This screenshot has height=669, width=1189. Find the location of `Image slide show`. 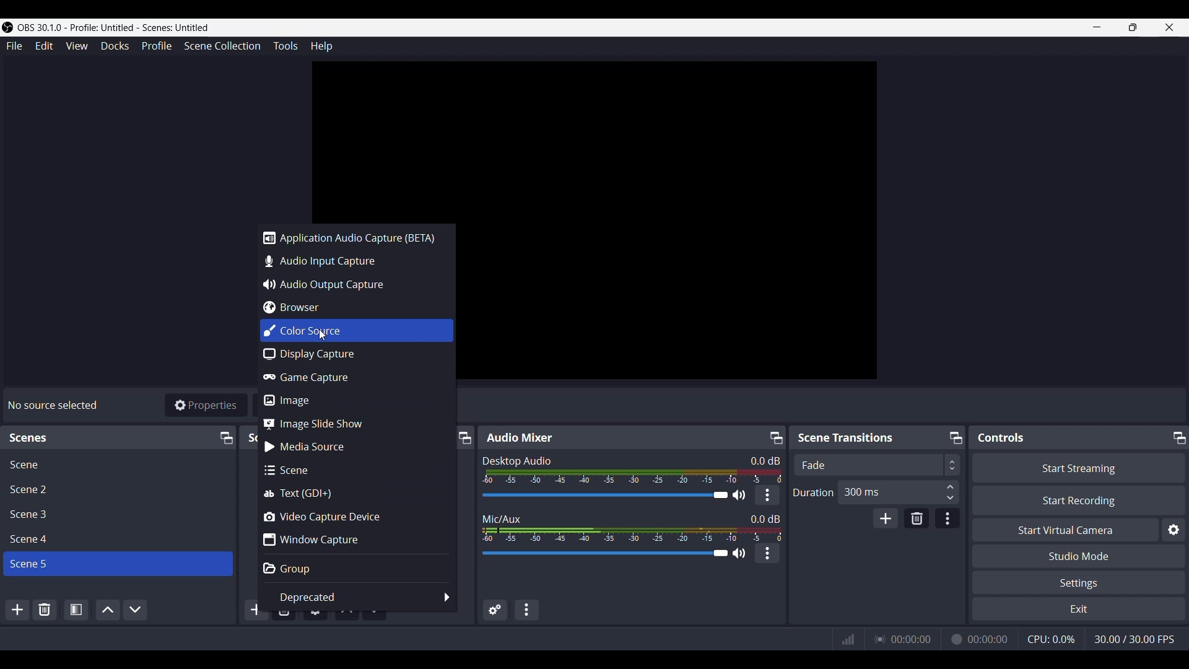

Image slide show is located at coordinates (355, 424).